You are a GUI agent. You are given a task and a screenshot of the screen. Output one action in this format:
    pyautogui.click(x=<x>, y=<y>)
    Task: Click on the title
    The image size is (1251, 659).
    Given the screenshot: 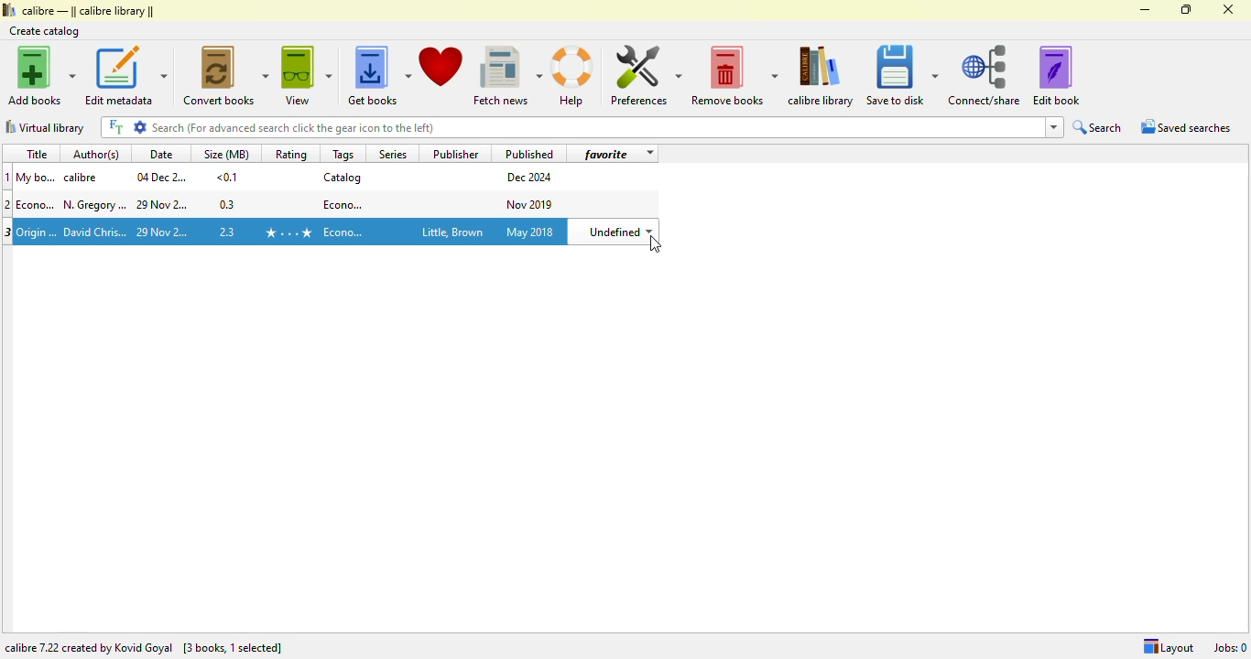 What is the action you would take?
    pyautogui.click(x=38, y=231)
    